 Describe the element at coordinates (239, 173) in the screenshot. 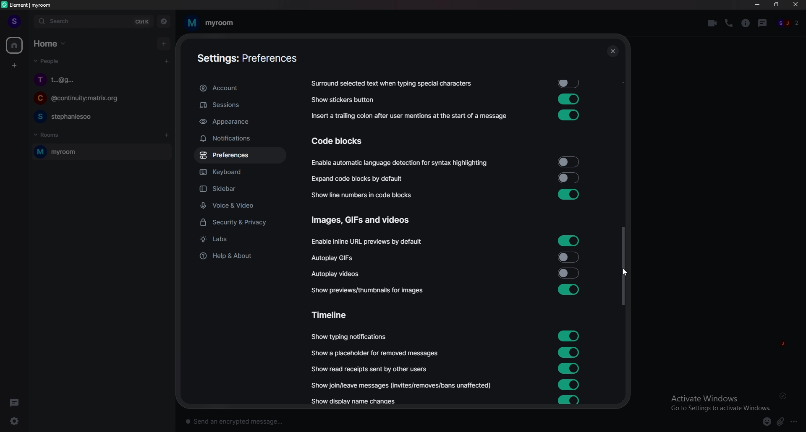

I see `keyboard` at that location.